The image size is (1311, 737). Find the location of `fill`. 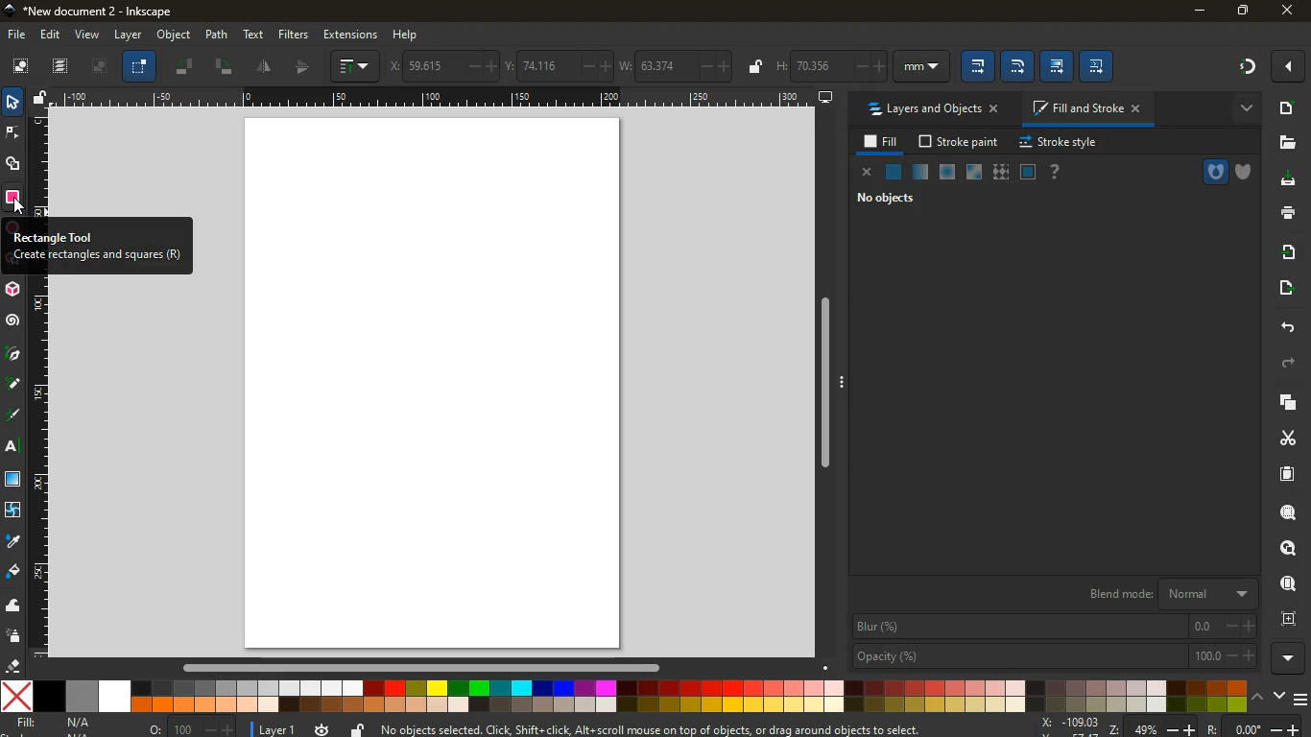

fill is located at coordinates (13, 570).